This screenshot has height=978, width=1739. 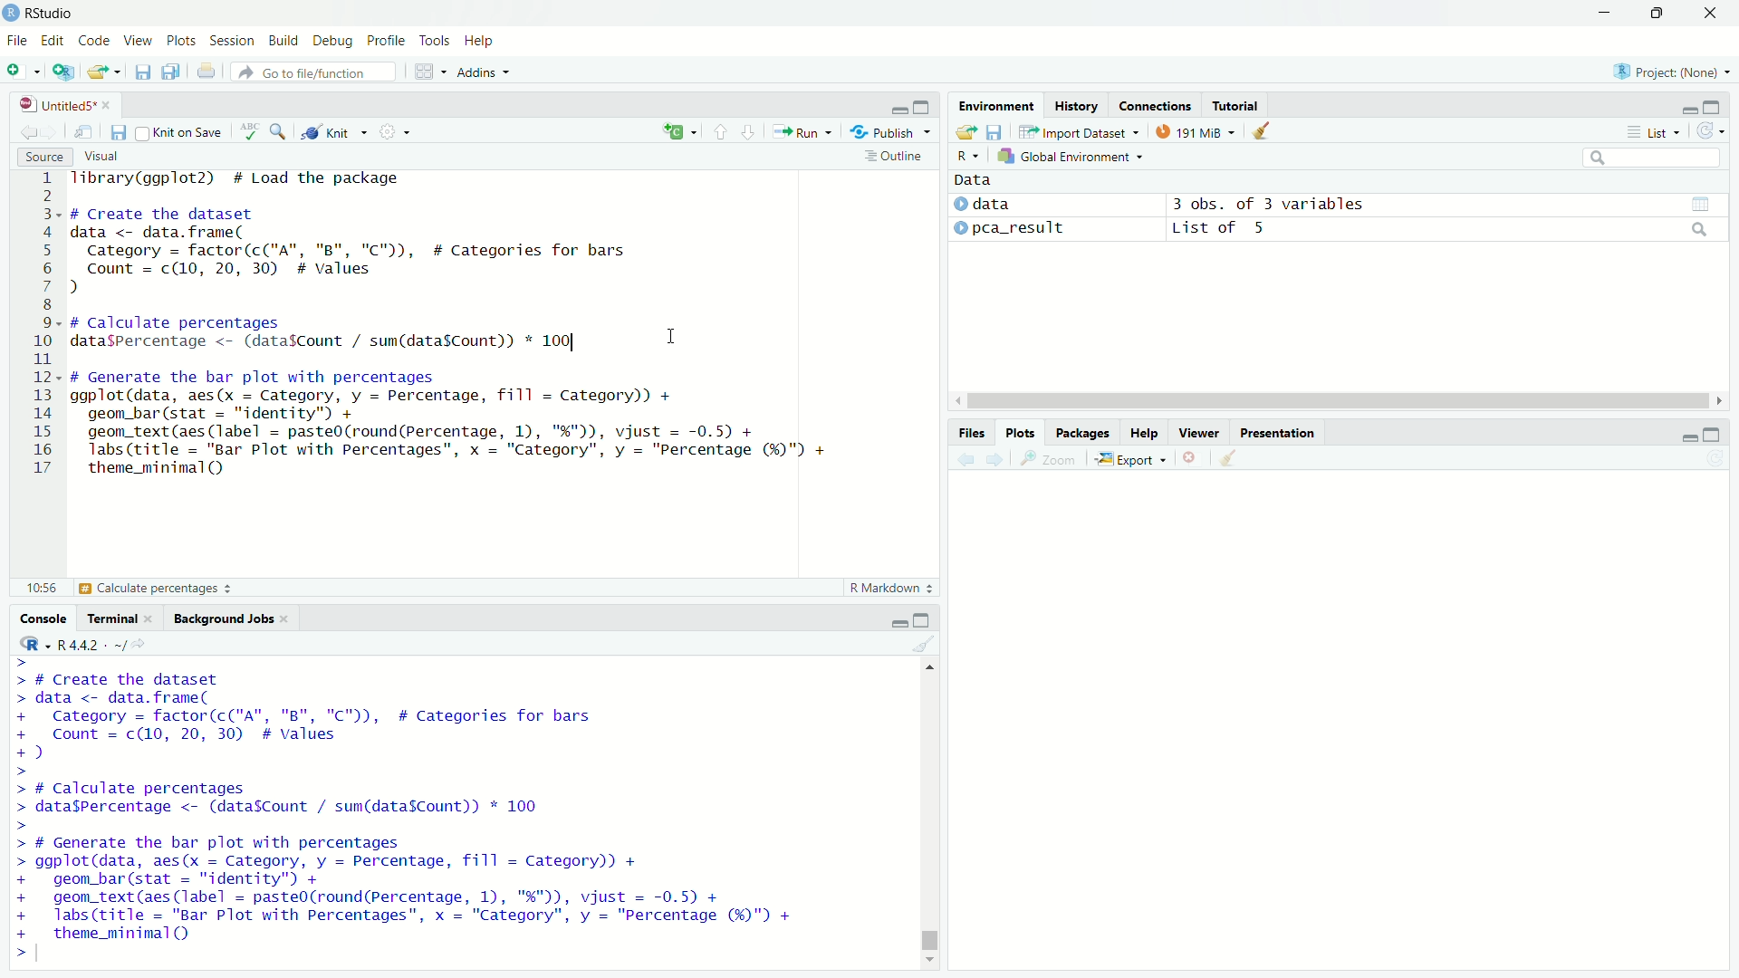 What do you see at coordinates (52, 132) in the screenshot?
I see `go forward` at bounding box center [52, 132].